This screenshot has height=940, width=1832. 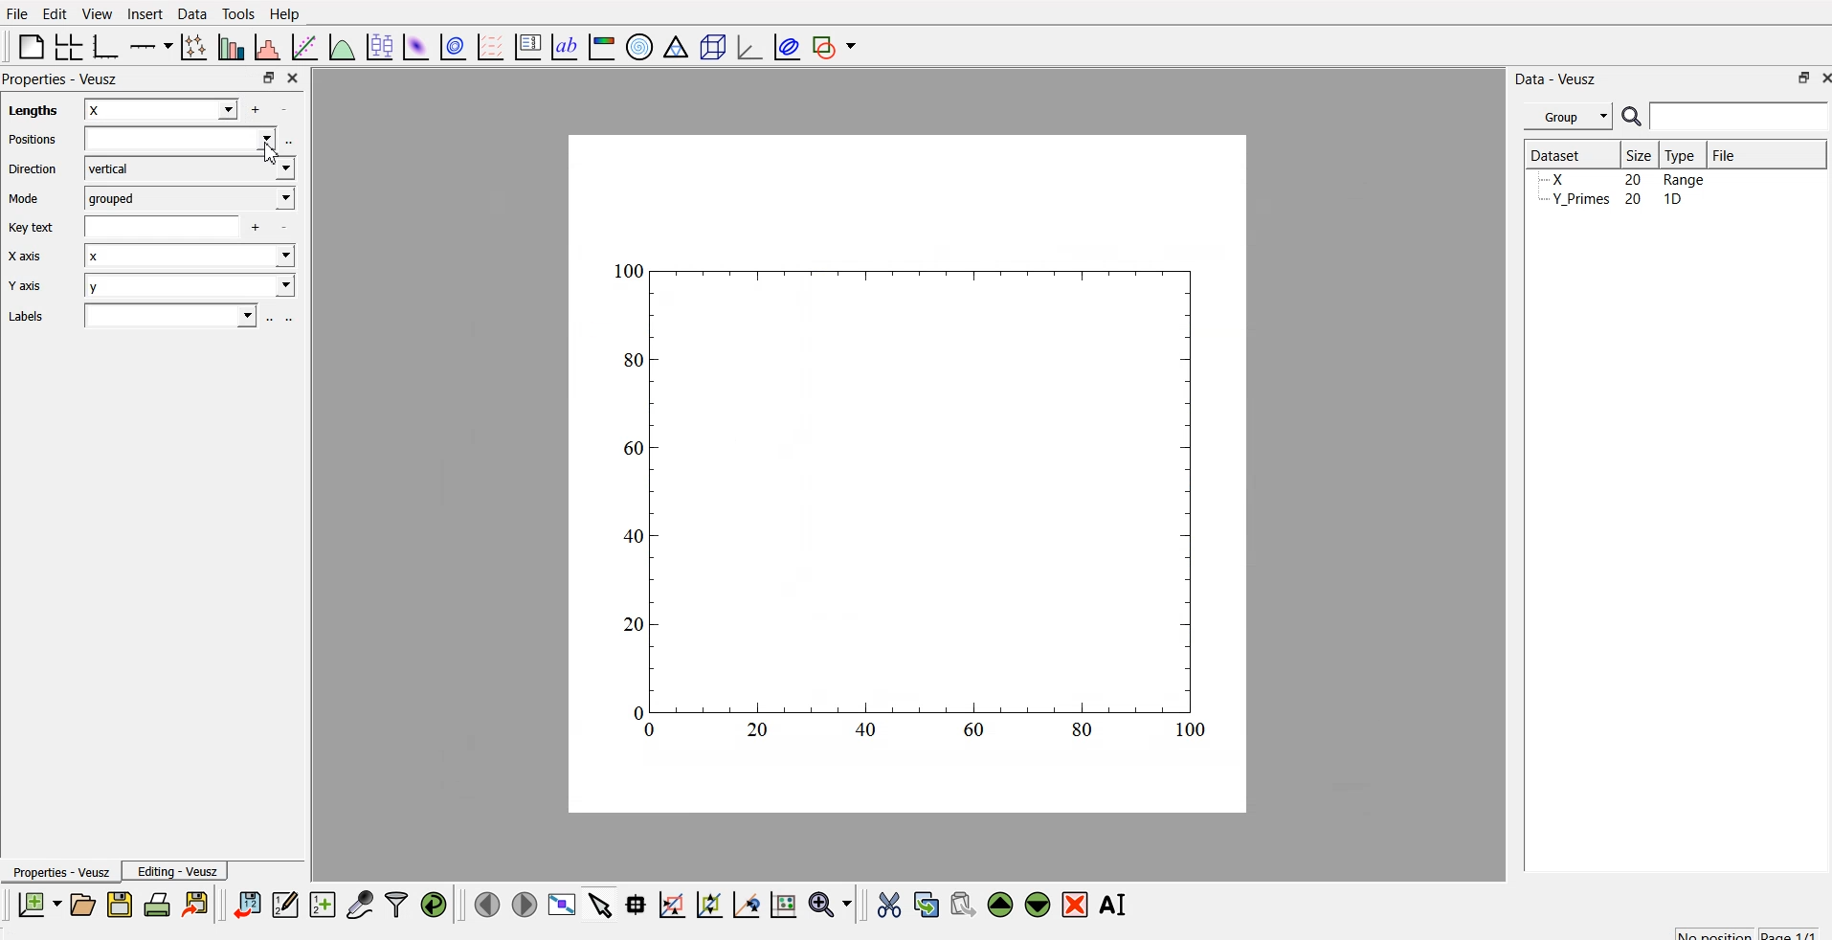 I want to click on Editing - Veusz, so click(x=180, y=872).